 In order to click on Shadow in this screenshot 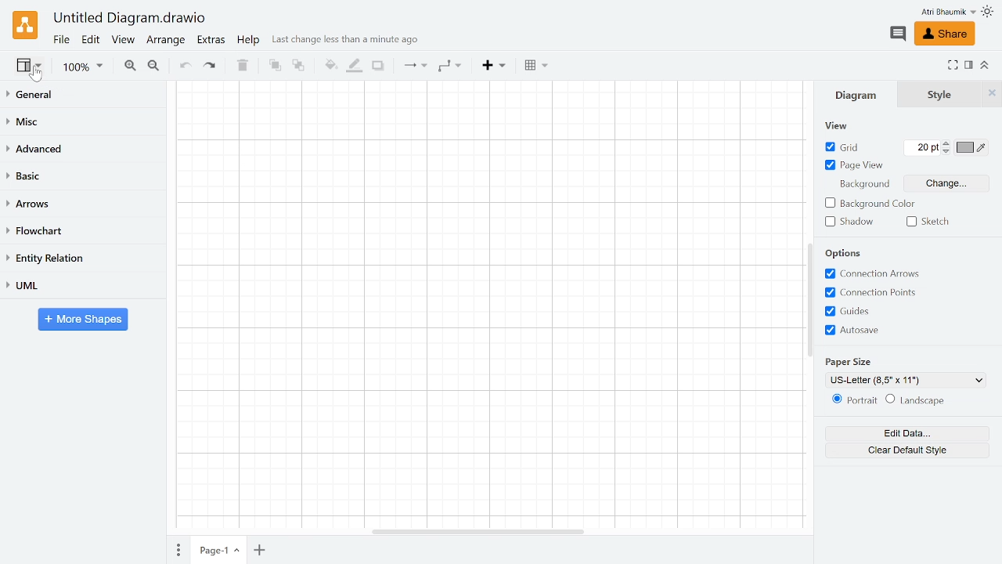, I will do `click(378, 67)`.